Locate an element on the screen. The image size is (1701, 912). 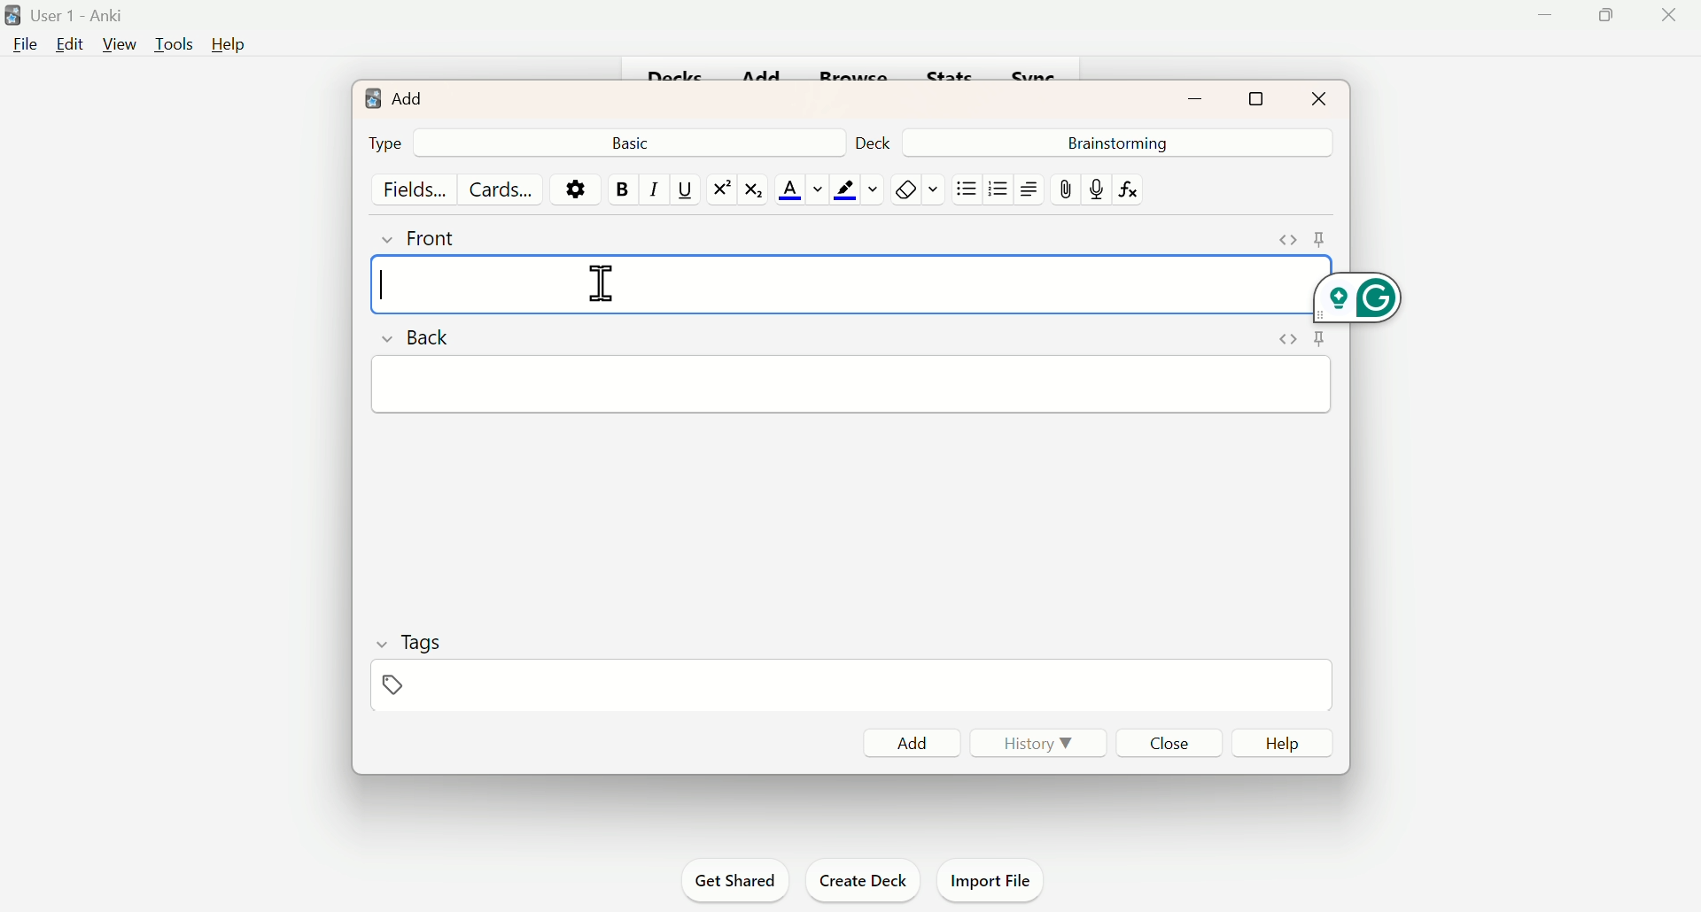
 is located at coordinates (1674, 18).